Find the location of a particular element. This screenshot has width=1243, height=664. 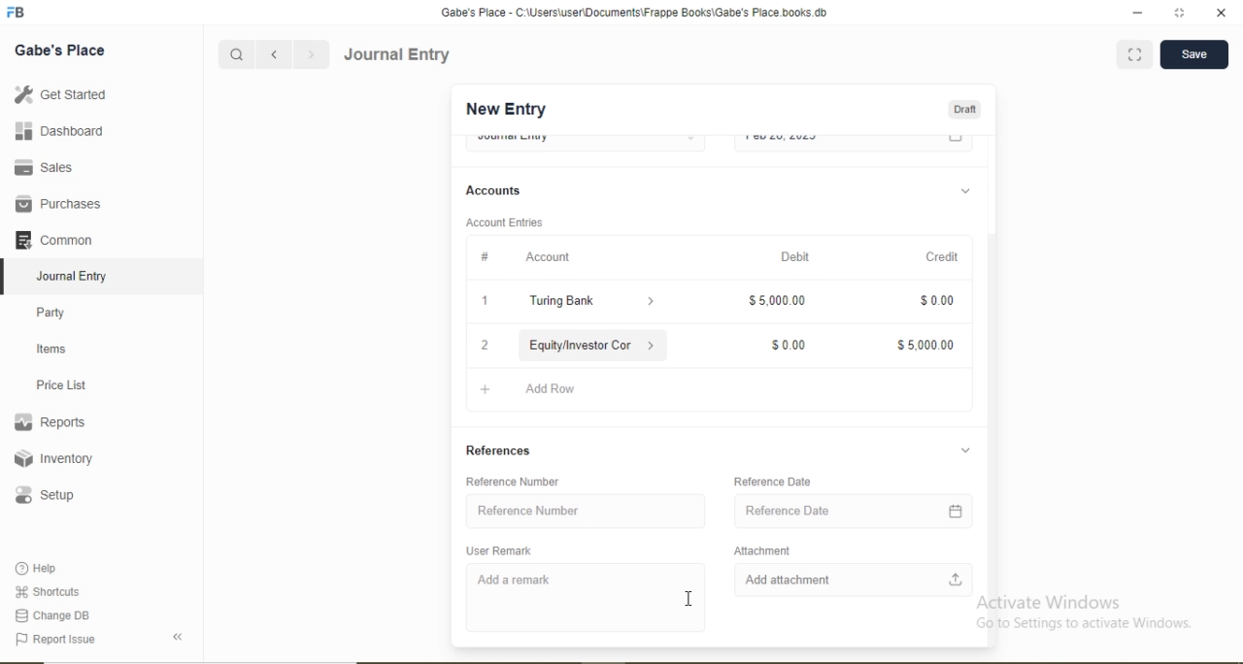

$5,000.00 is located at coordinates (924, 346).